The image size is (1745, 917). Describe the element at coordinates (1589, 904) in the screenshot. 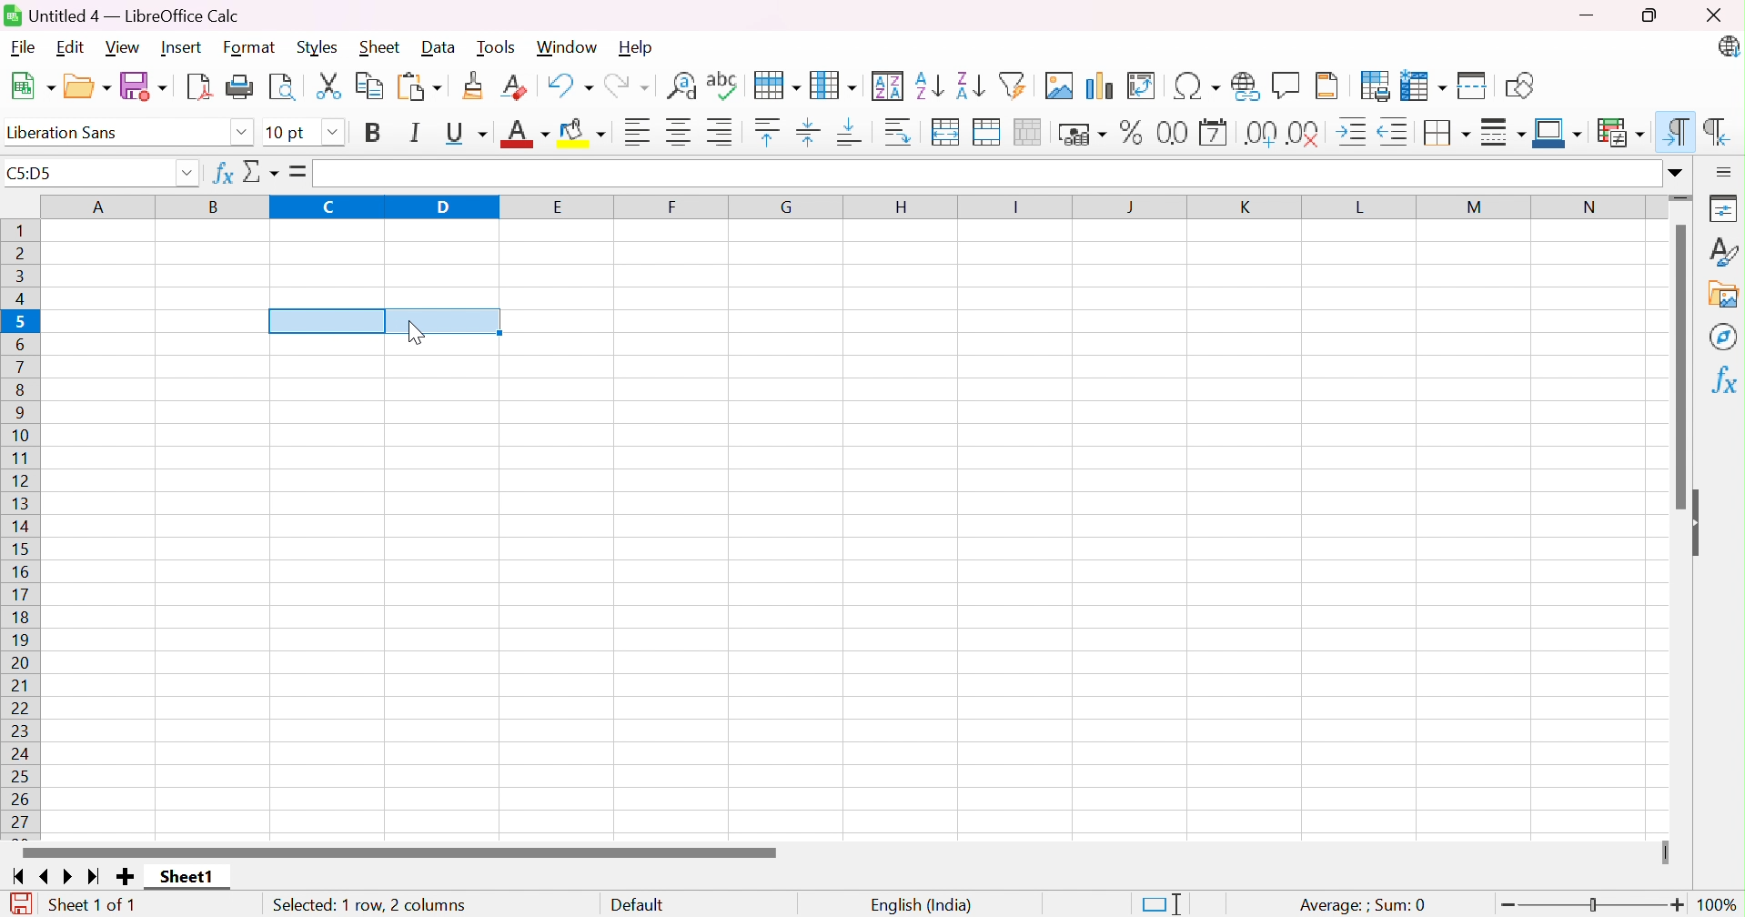

I see `Slider` at that location.